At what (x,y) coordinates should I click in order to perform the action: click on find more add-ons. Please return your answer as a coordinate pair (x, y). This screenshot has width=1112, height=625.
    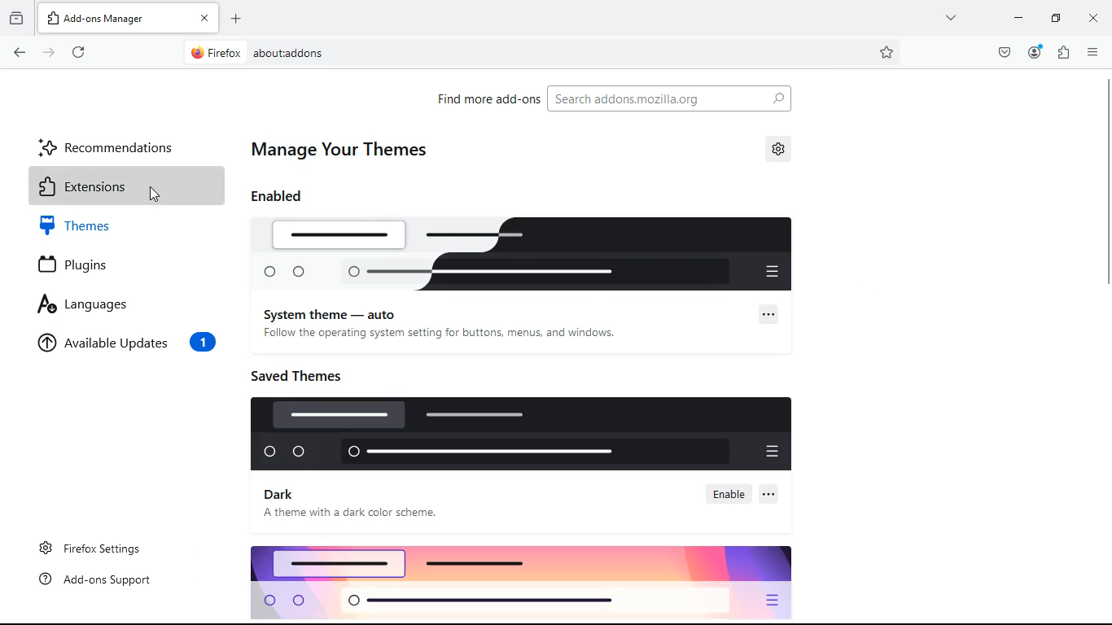
    Looking at the image, I should click on (486, 103).